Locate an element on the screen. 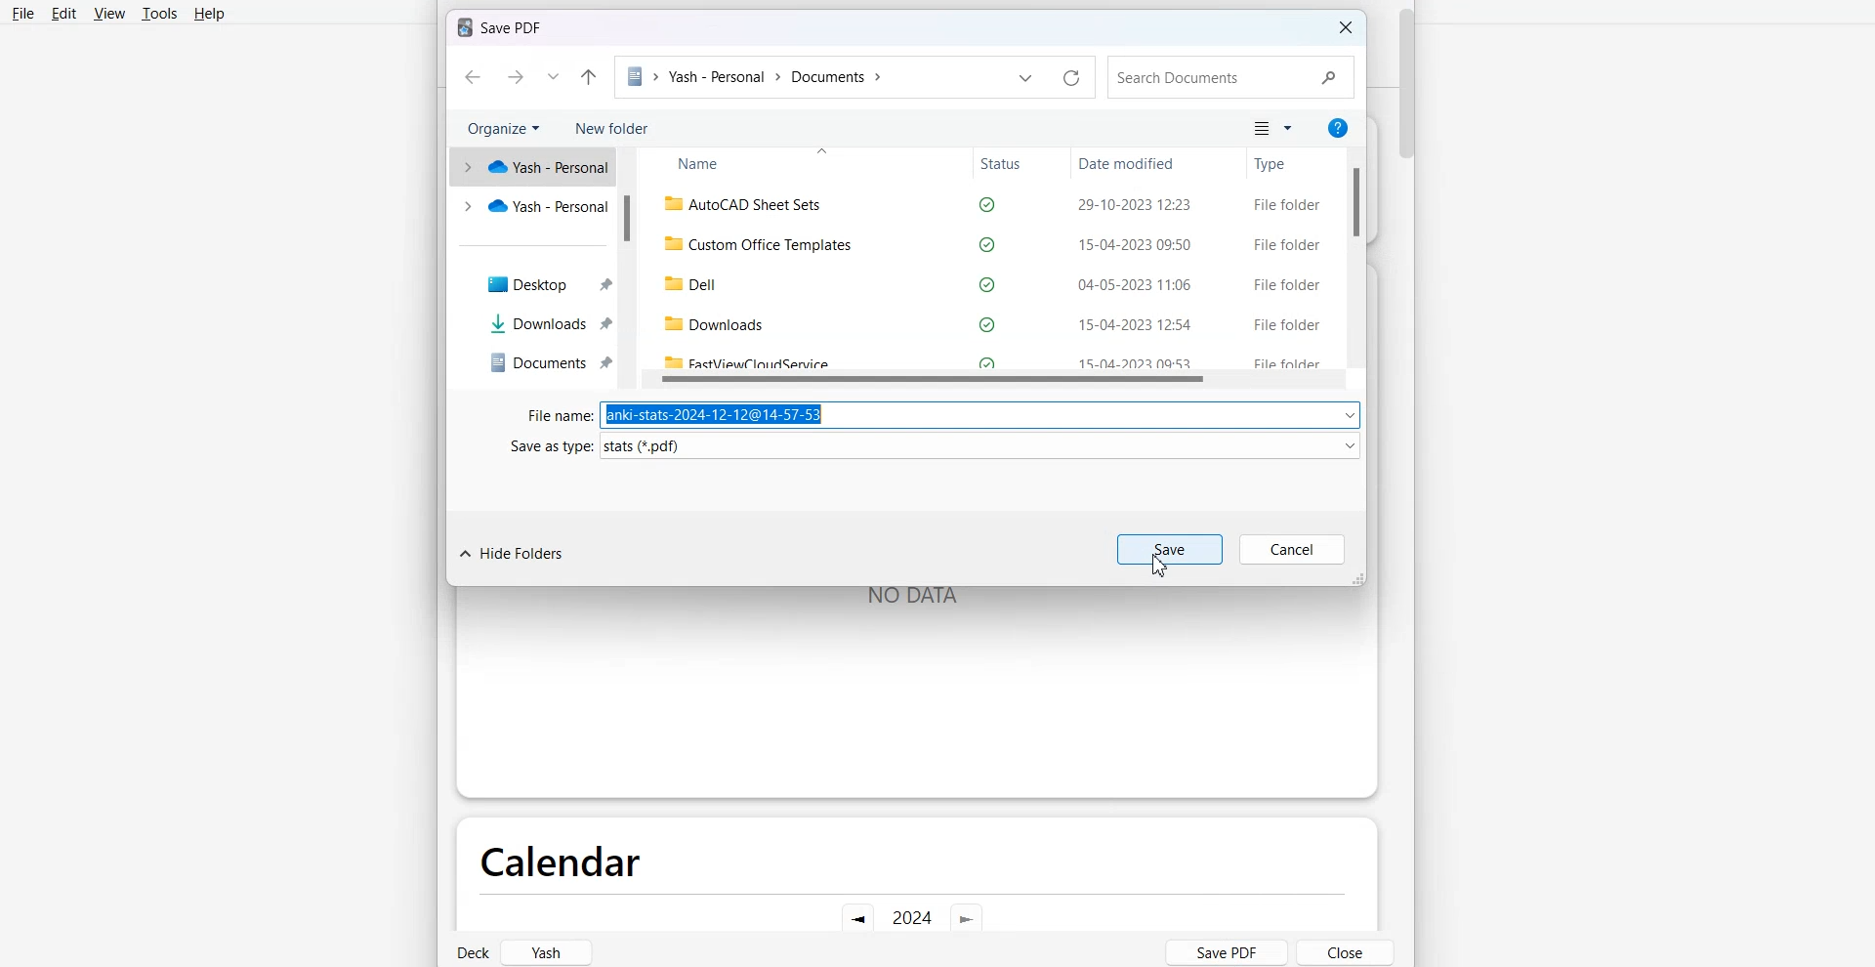 The height and width of the screenshot is (967, 1875). Go Forward is located at coordinates (513, 76).